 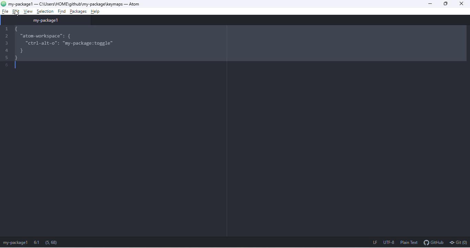 I want to click on line number, so click(x=5, y=47).